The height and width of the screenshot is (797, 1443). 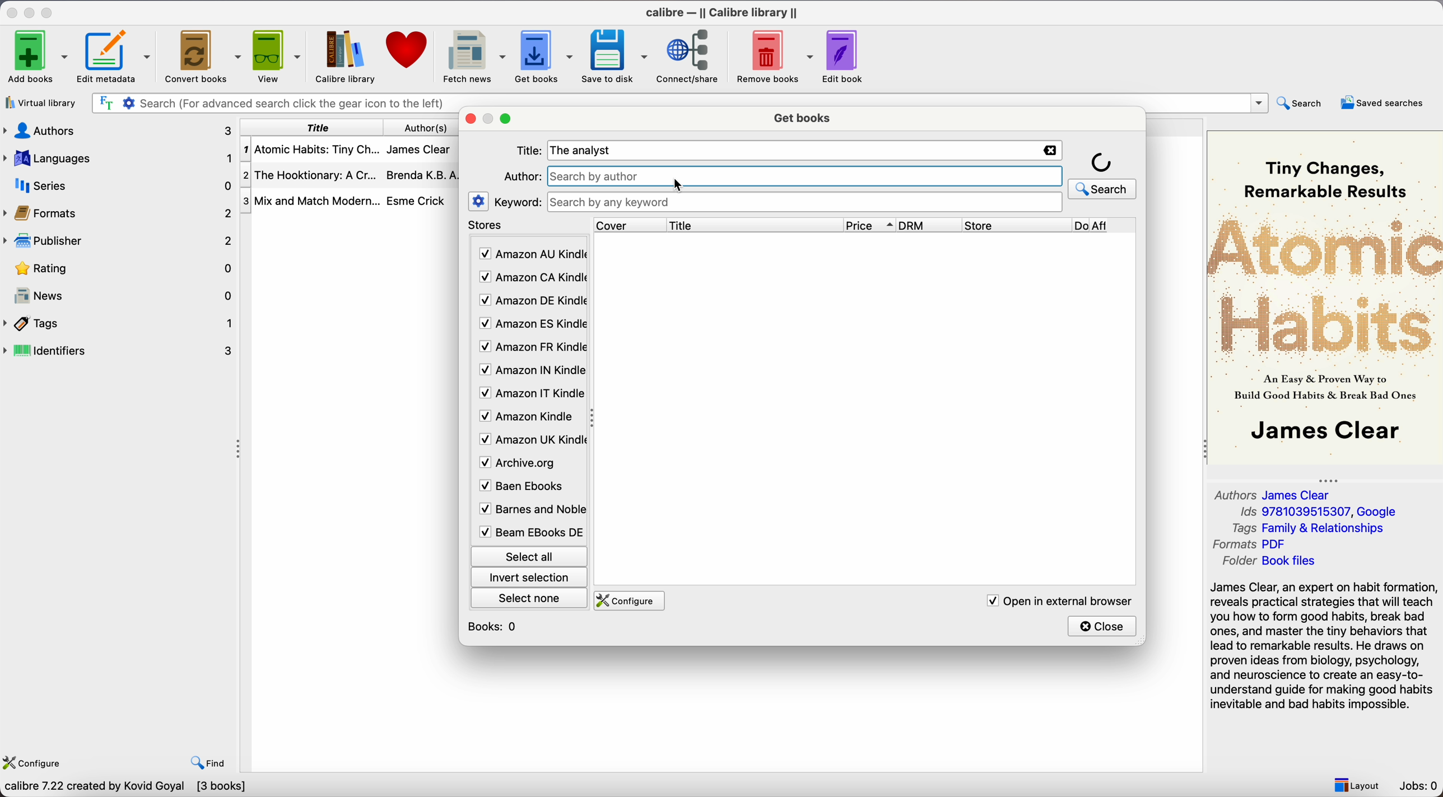 I want to click on Amazon UK Kindle, so click(x=529, y=441).